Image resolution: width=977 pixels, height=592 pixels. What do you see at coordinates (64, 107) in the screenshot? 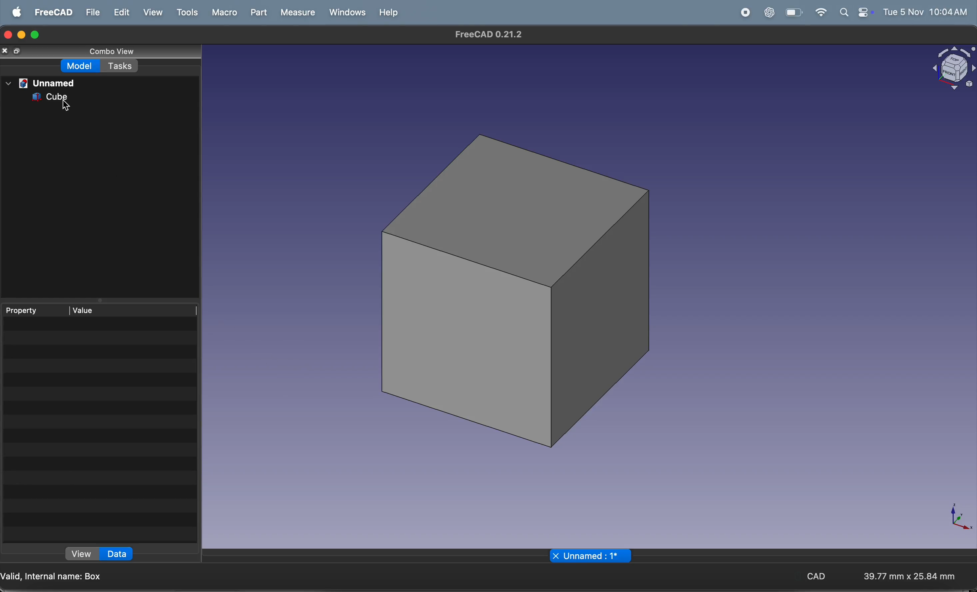
I see `Cursor` at bounding box center [64, 107].